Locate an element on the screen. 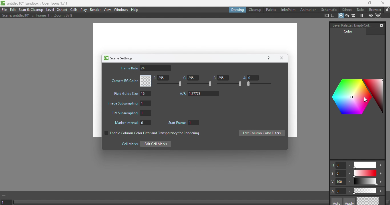  Slide bar is located at coordinates (171, 84).